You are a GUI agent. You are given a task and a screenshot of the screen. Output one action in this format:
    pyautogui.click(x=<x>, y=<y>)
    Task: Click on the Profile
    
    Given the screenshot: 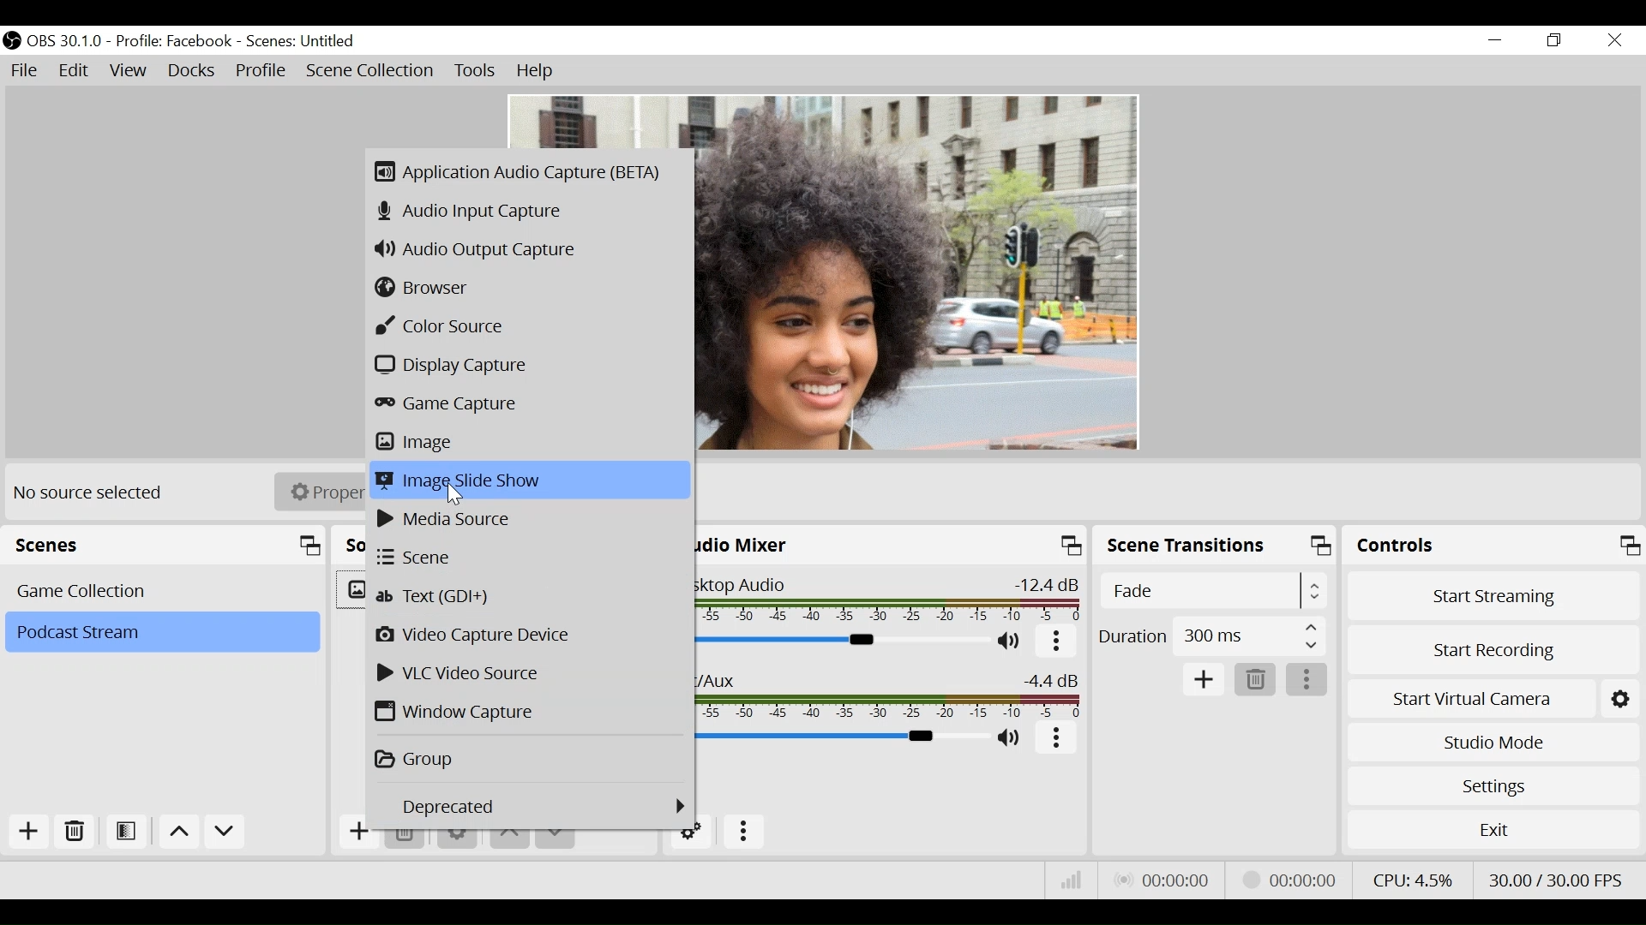 What is the action you would take?
    pyautogui.click(x=261, y=72)
    